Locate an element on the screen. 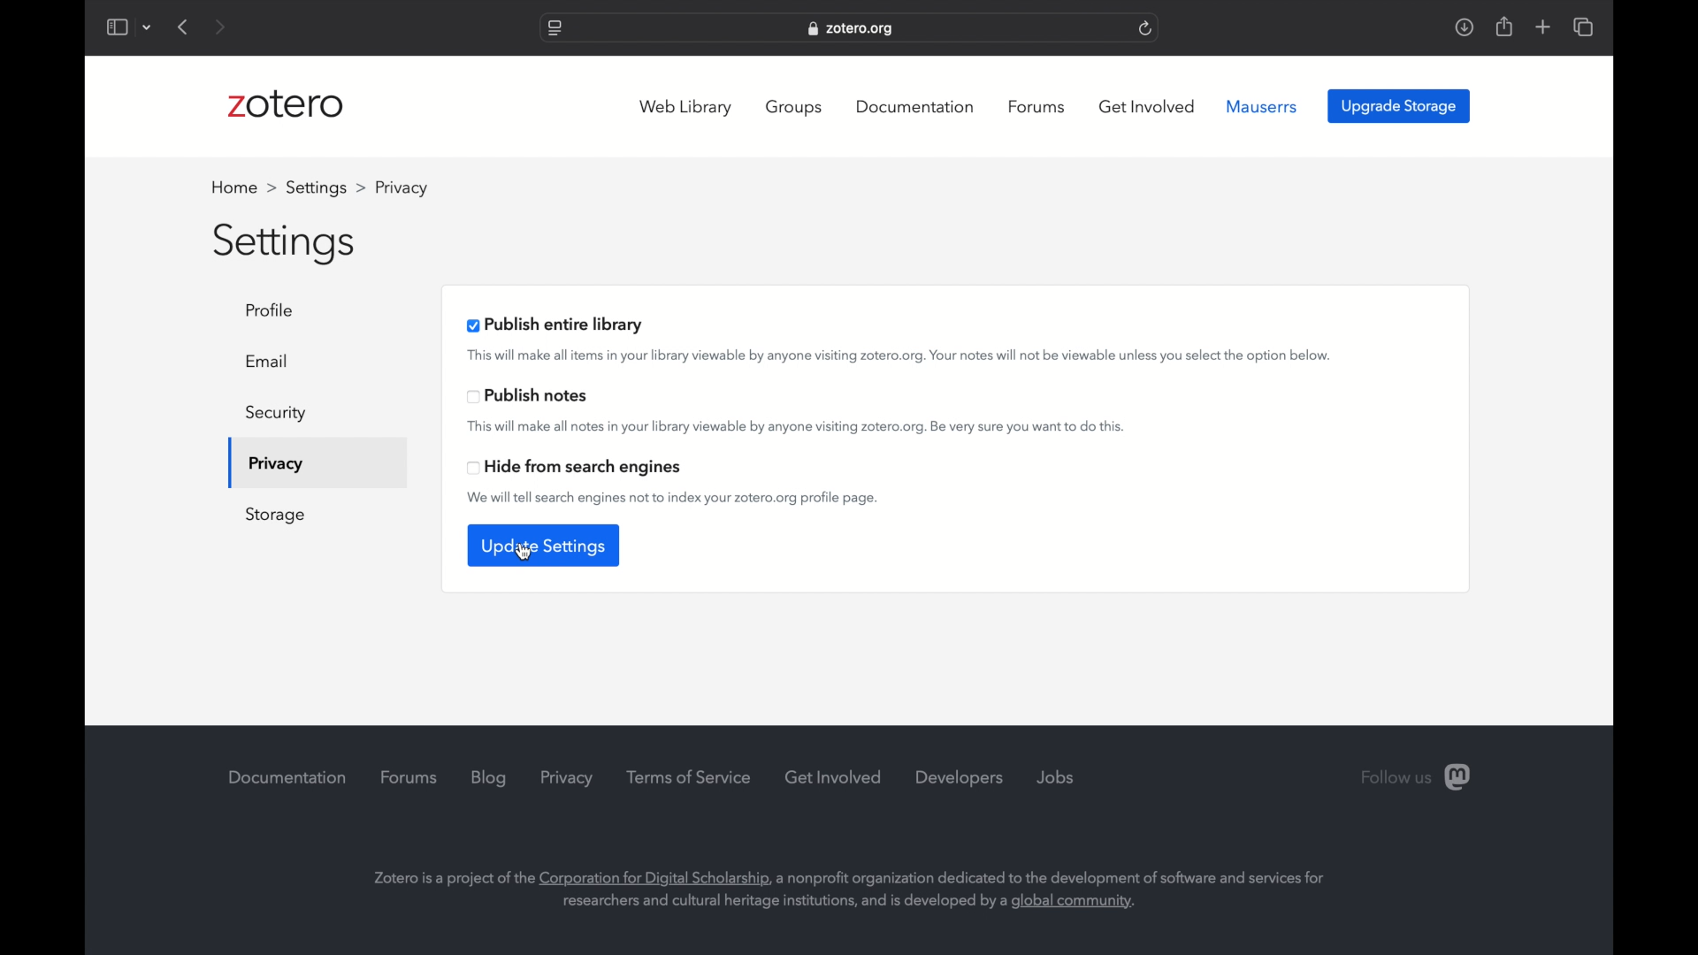 This screenshot has width=1698, height=955. settings is located at coordinates (287, 245).